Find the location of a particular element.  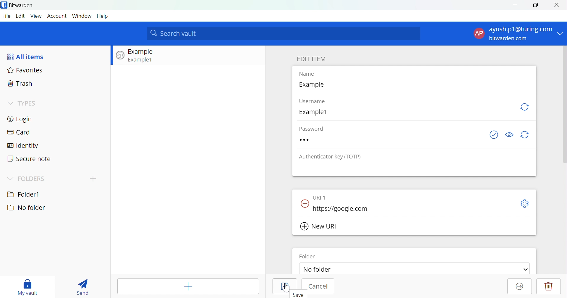

Save is located at coordinates (300, 294).